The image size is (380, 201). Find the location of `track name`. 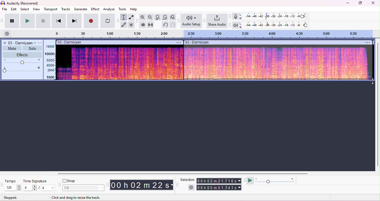

track name is located at coordinates (23, 43).